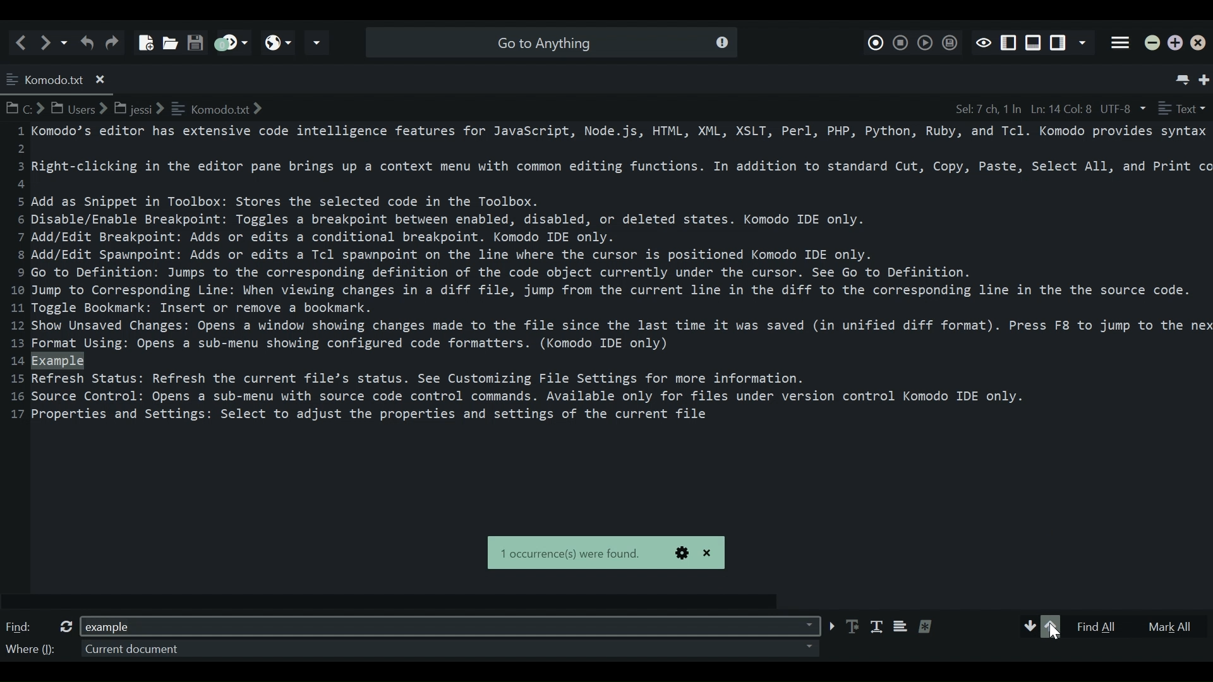  What do you see at coordinates (606, 553) in the screenshot?
I see `Pop dialog box` at bounding box center [606, 553].